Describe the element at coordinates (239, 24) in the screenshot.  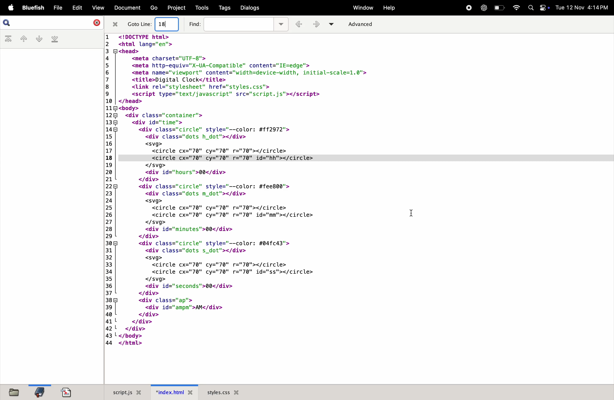
I see `textbox` at that location.